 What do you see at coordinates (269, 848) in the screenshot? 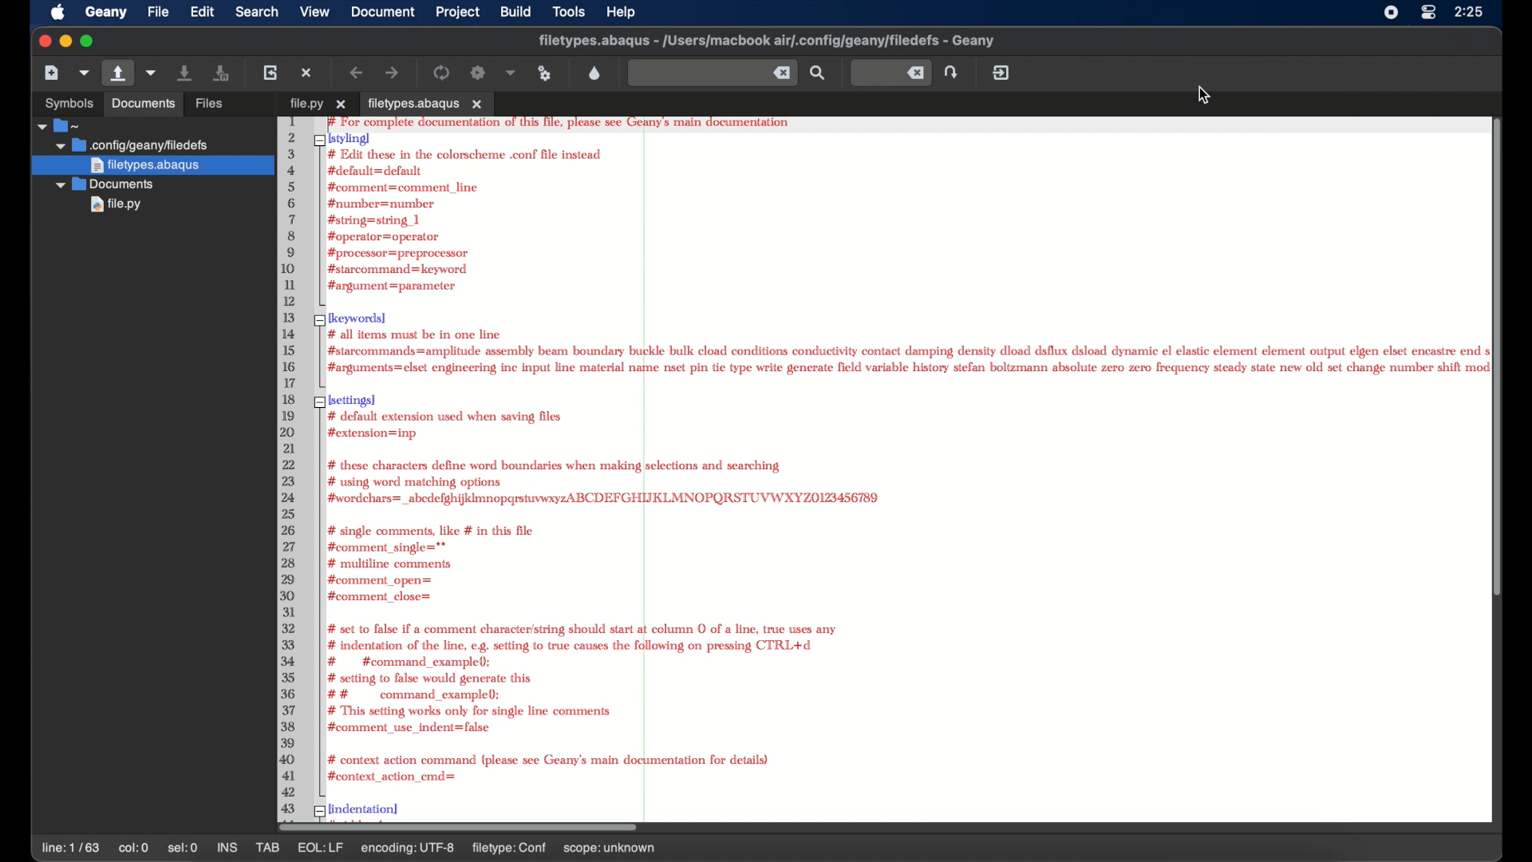
I see `tab` at bounding box center [269, 848].